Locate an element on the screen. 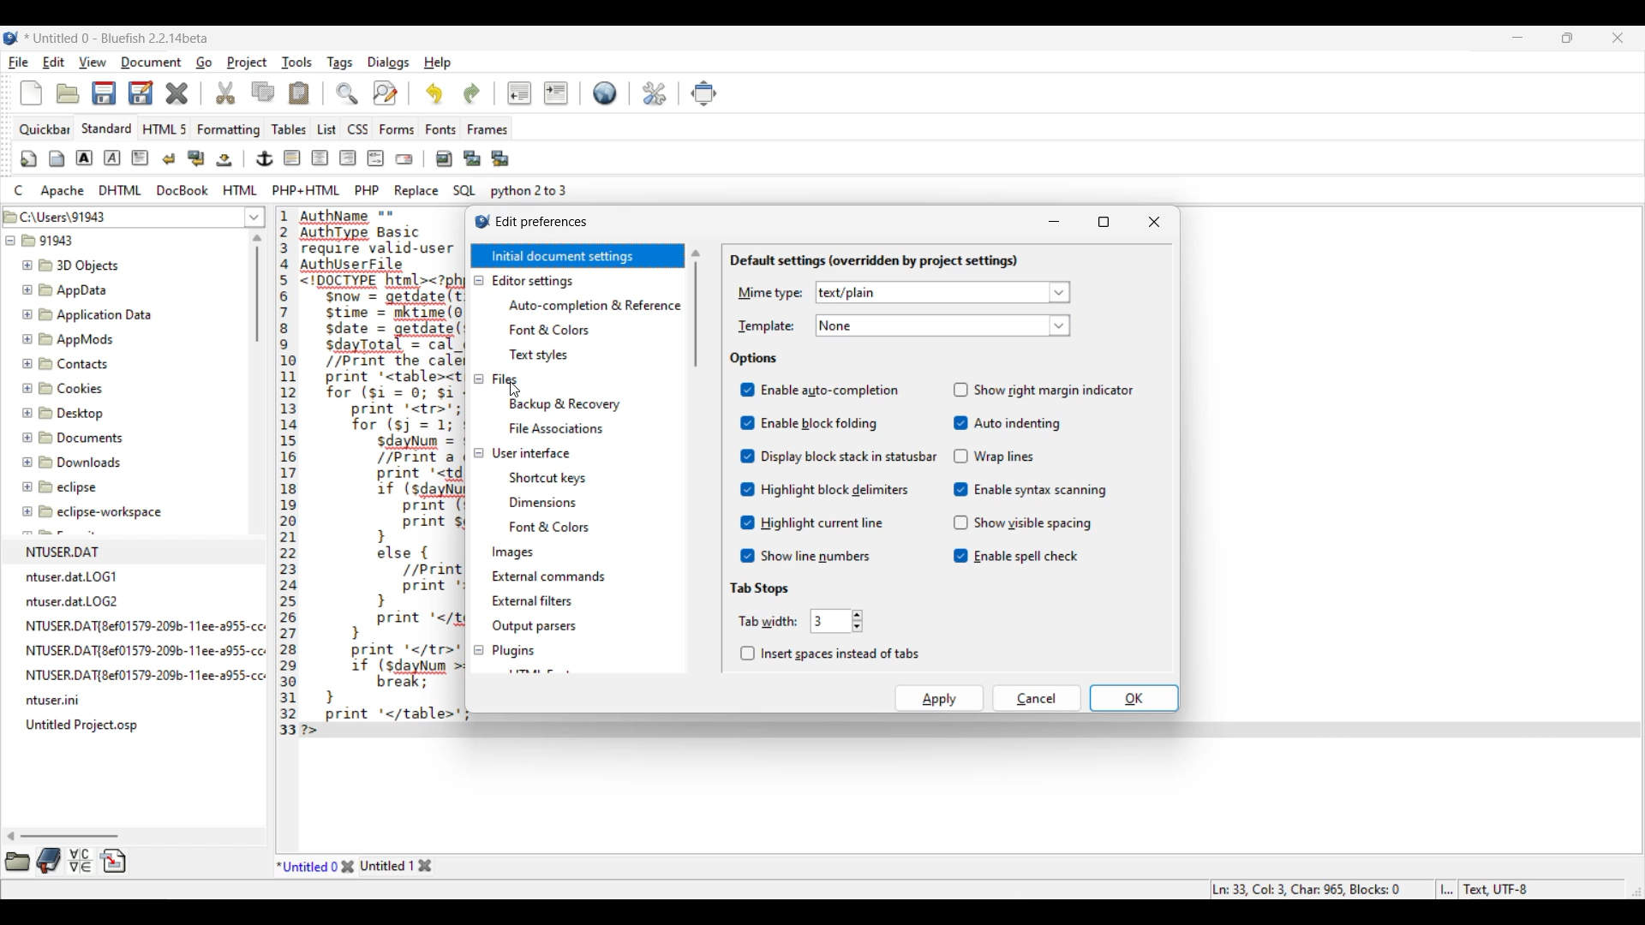 The image size is (1645, 925). More tool options is located at coordinates (66, 860).